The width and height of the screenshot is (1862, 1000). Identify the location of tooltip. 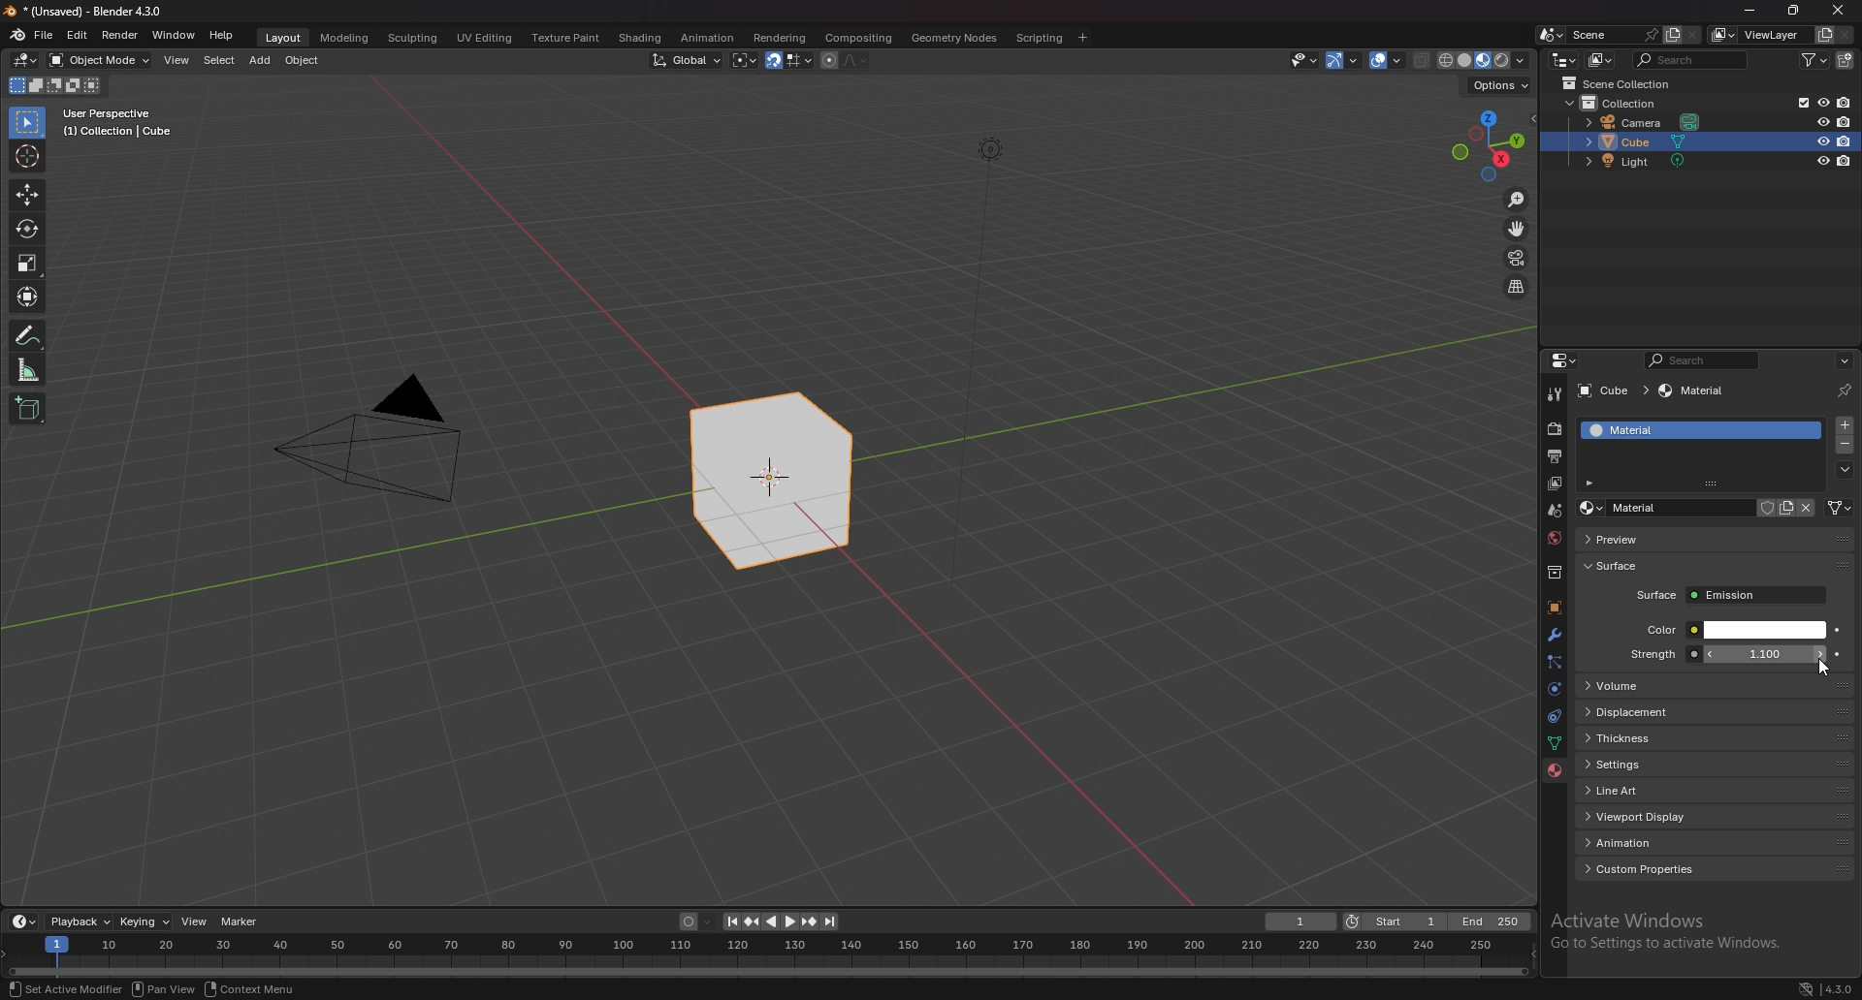
(1810, 688).